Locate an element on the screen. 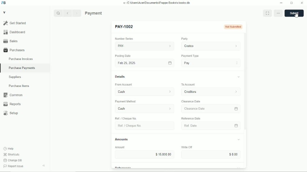 Image resolution: width=307 pixels, height=172 pixels. Amounts is located at coordinates (121, 139).